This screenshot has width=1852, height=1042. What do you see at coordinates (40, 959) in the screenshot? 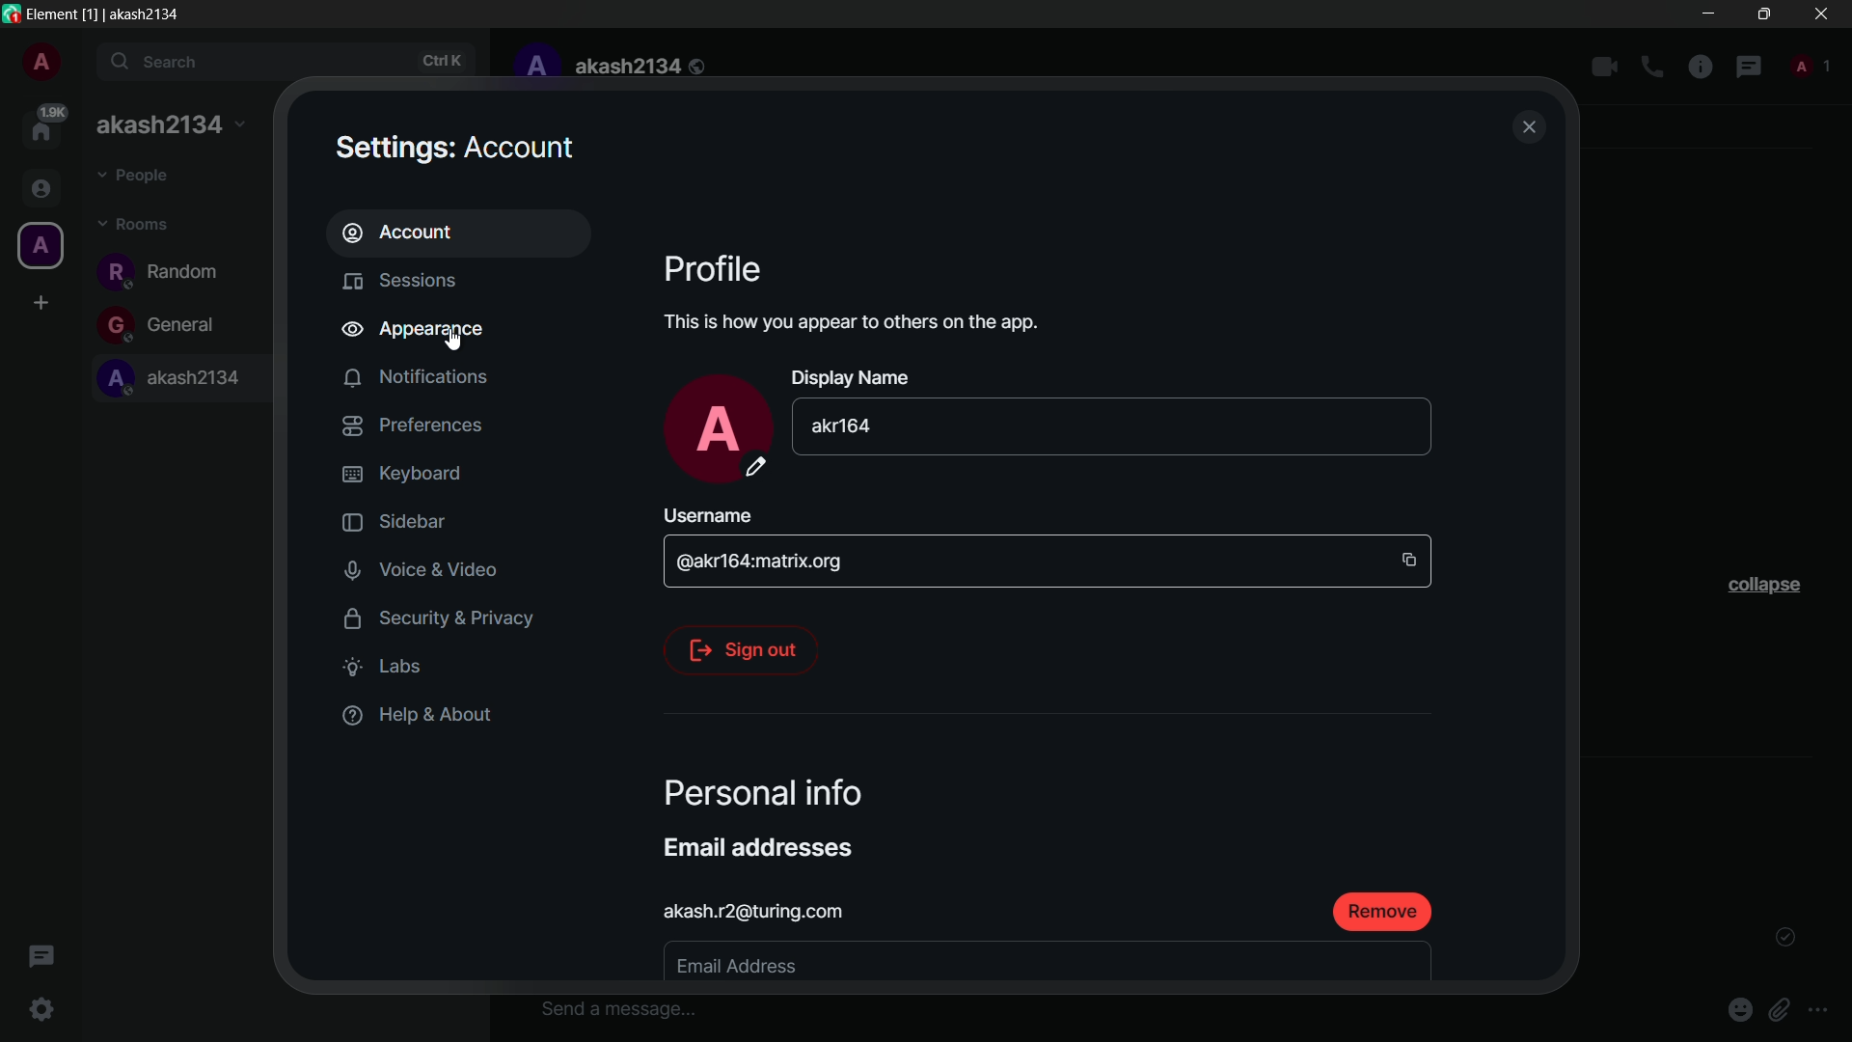
I see `threads` at bounding box center [40, 959].